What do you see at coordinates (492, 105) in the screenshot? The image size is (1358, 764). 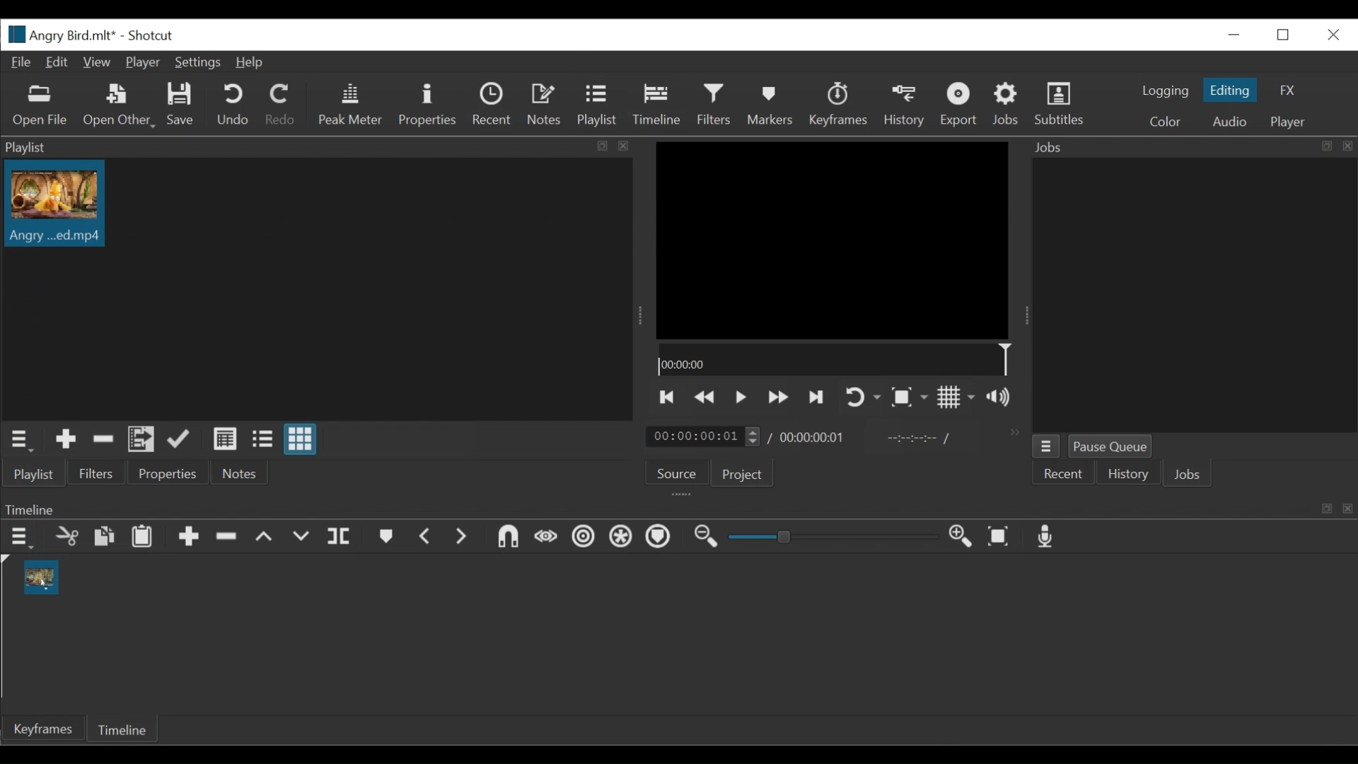 I see `Recent` at bounding box center [492, 105].